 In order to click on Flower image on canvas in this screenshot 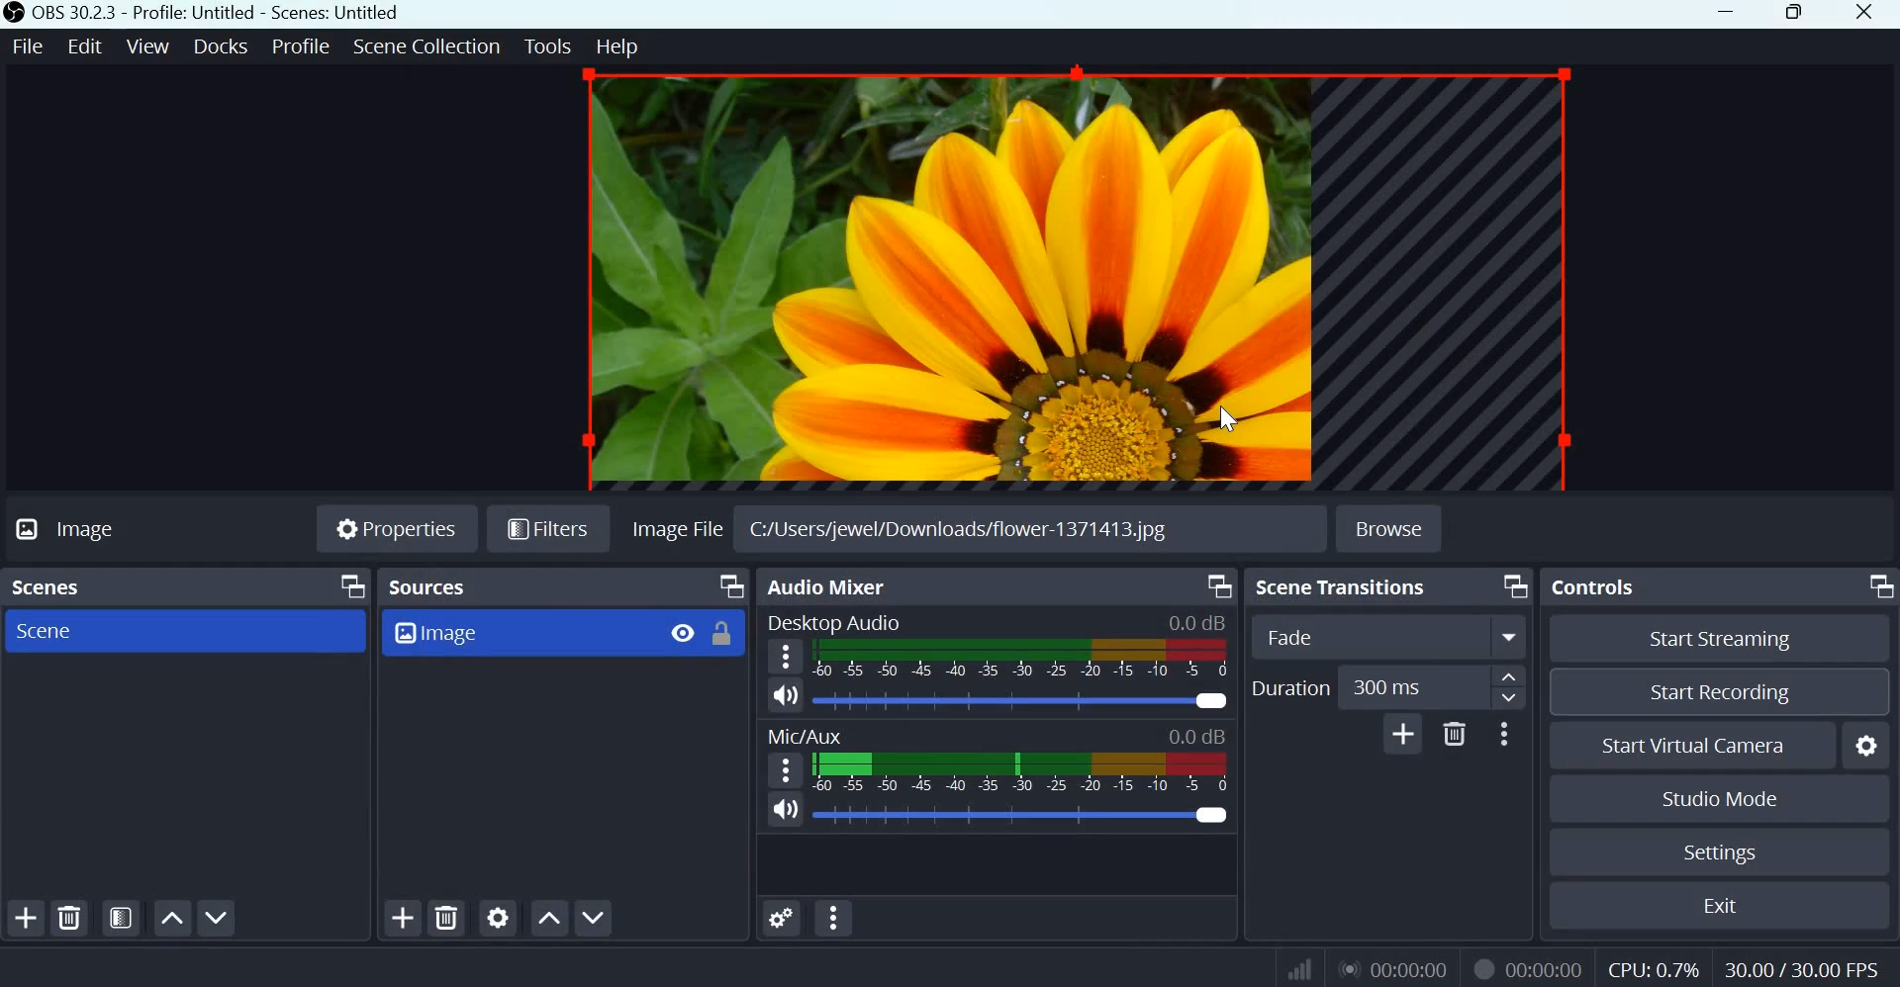, I will do `click(1065, 279)`.